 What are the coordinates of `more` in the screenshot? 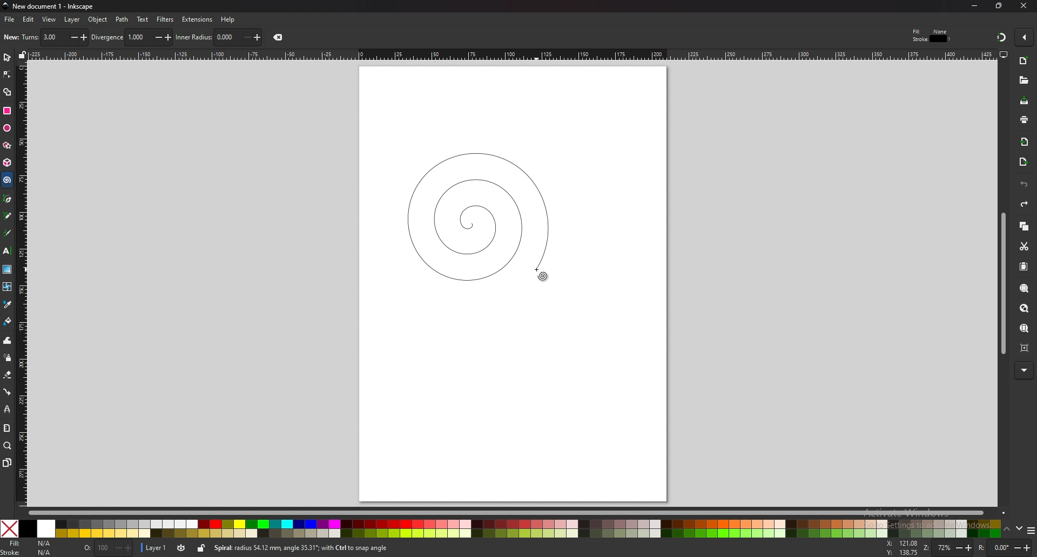 It's located at (1024, 369).